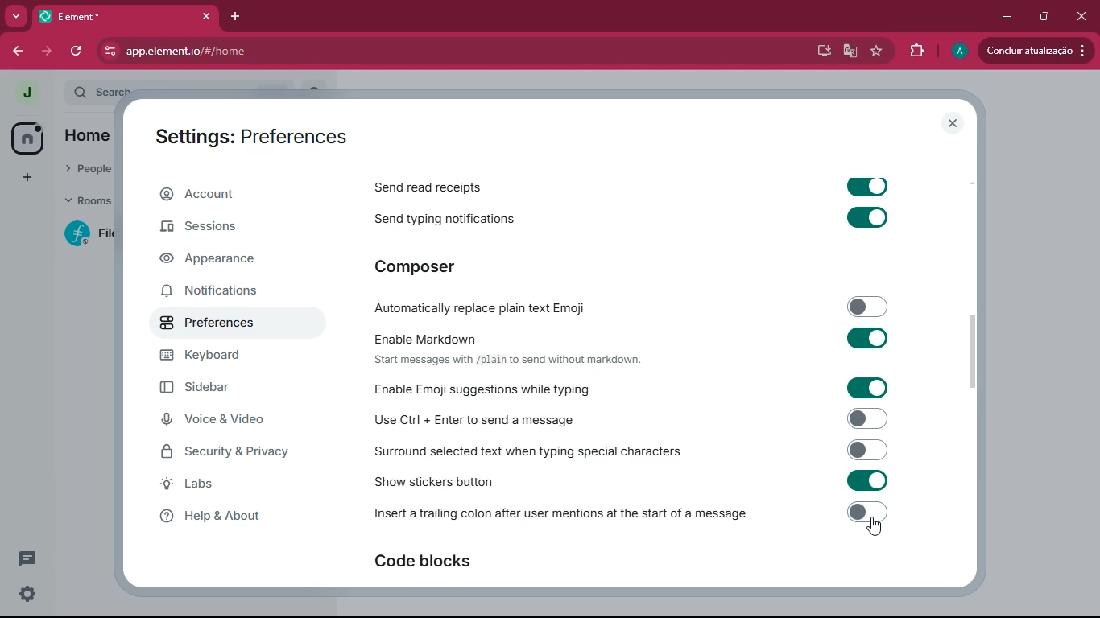 Image resolution: width=1100 pixels, height=618 pixels. Describe the element at coordinates (26, 558) in the screenshot. I see `conversation ` at that location.